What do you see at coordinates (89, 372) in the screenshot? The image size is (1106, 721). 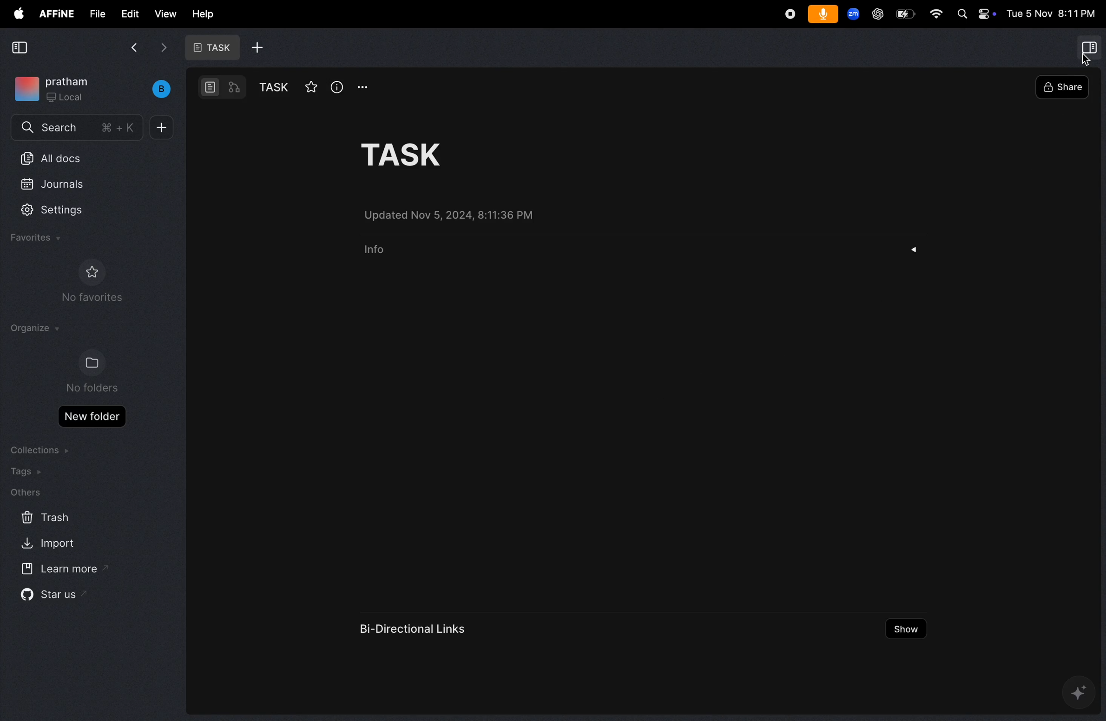 I see `no folders` at bounding box center [89, 372].